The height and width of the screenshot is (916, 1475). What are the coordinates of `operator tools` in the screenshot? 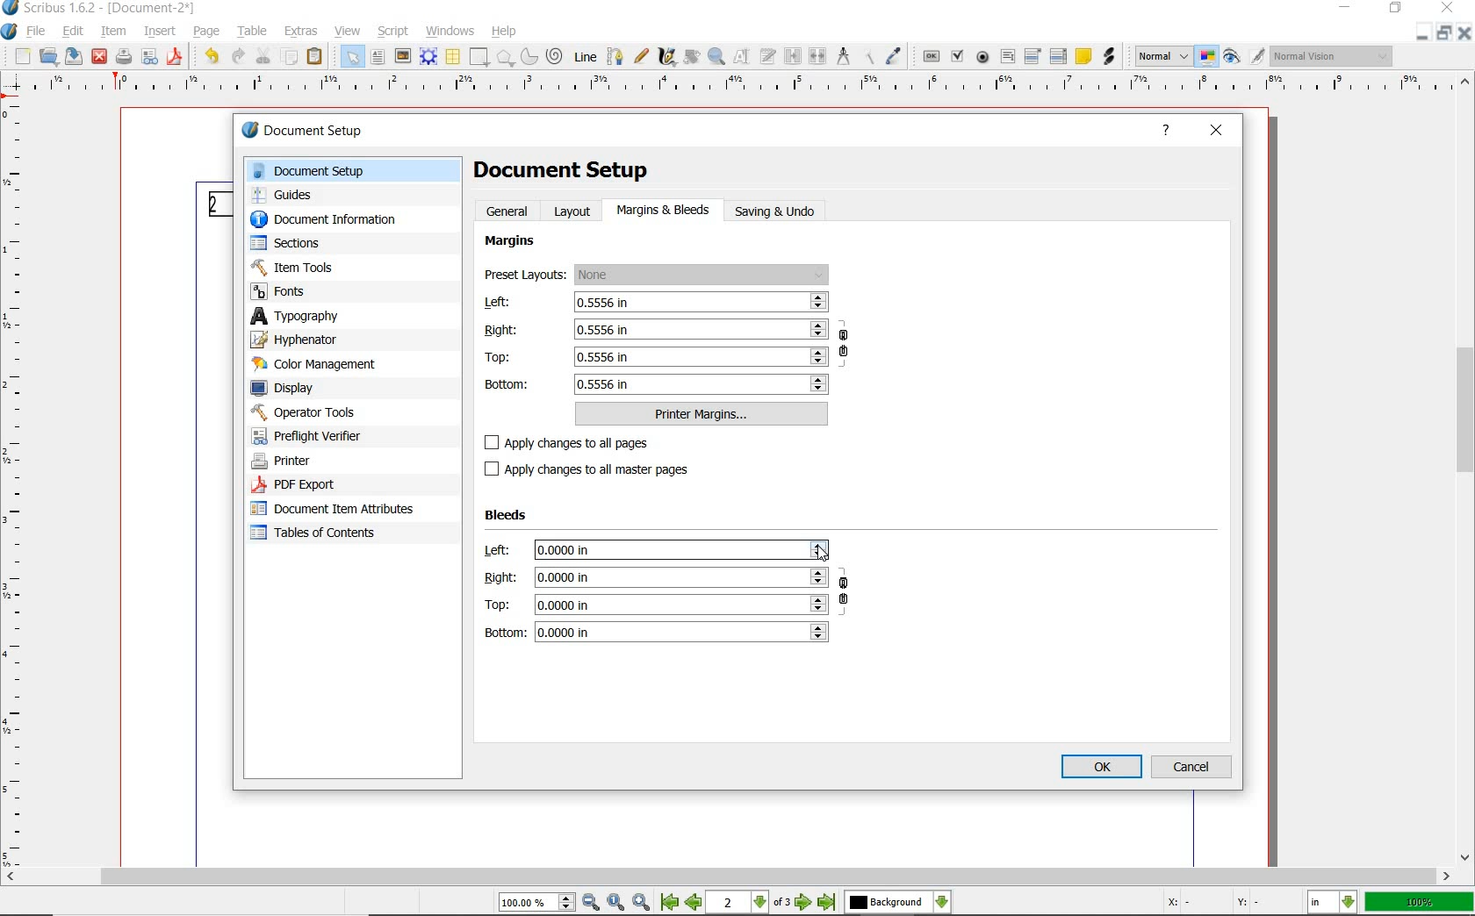 It's located at (342, 412).